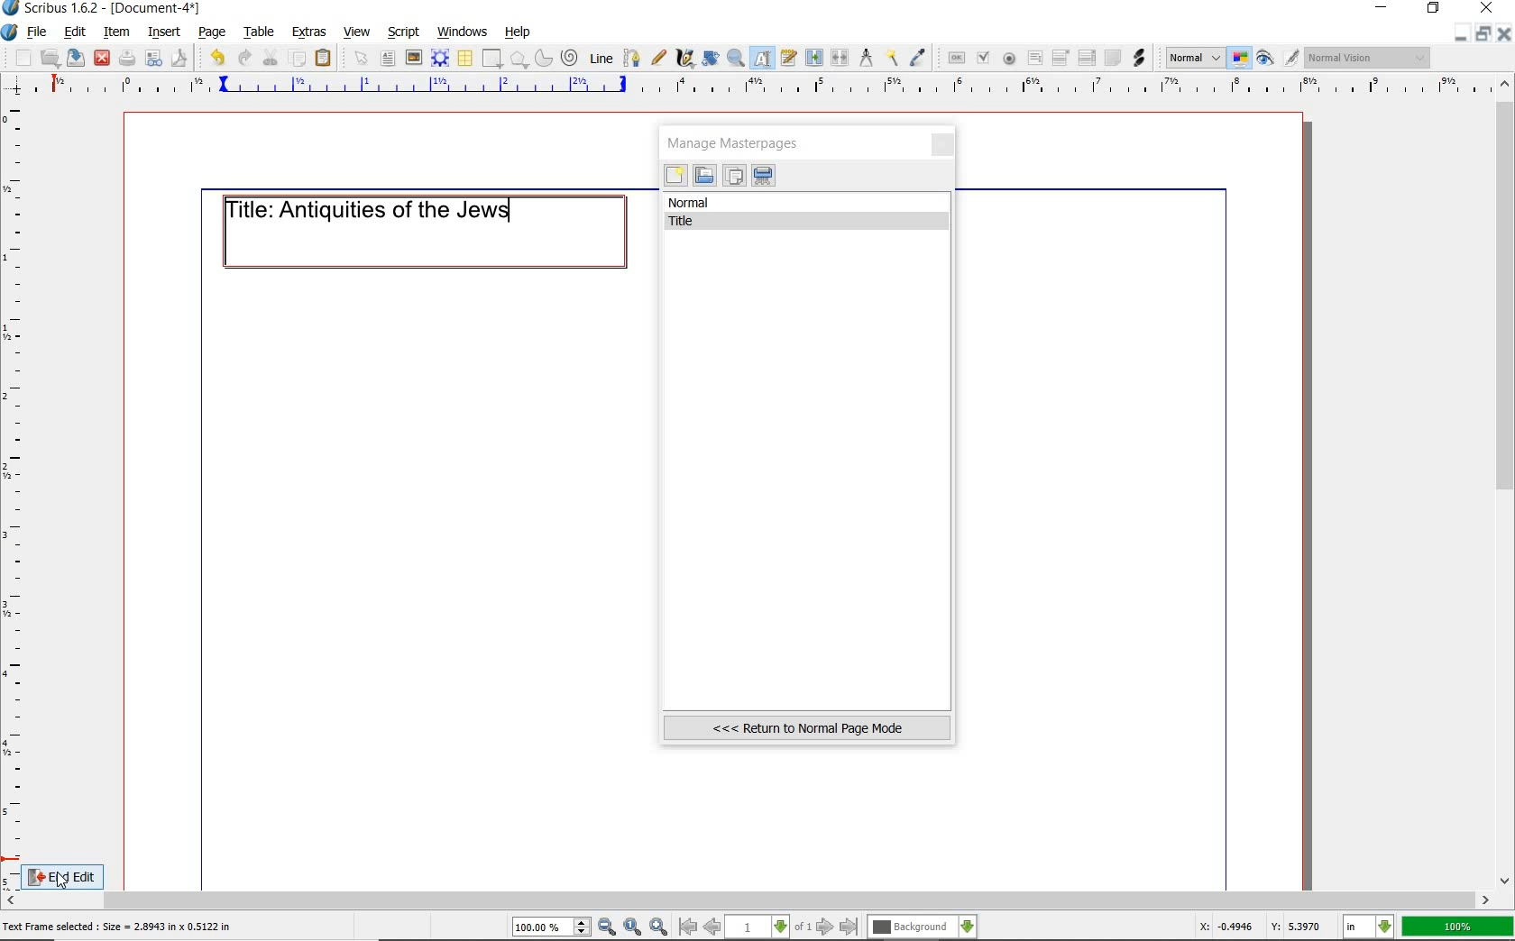  Describe the element at coordinates (764, 176) in the screenshot. I see `delete the selected masterpages` at that location.